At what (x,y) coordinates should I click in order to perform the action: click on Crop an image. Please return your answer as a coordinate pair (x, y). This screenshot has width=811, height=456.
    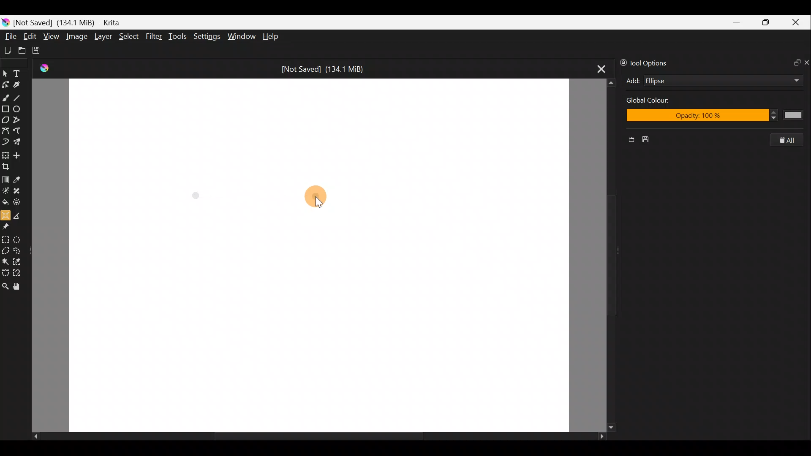
    Looking at the image, I should click on (8, 166).